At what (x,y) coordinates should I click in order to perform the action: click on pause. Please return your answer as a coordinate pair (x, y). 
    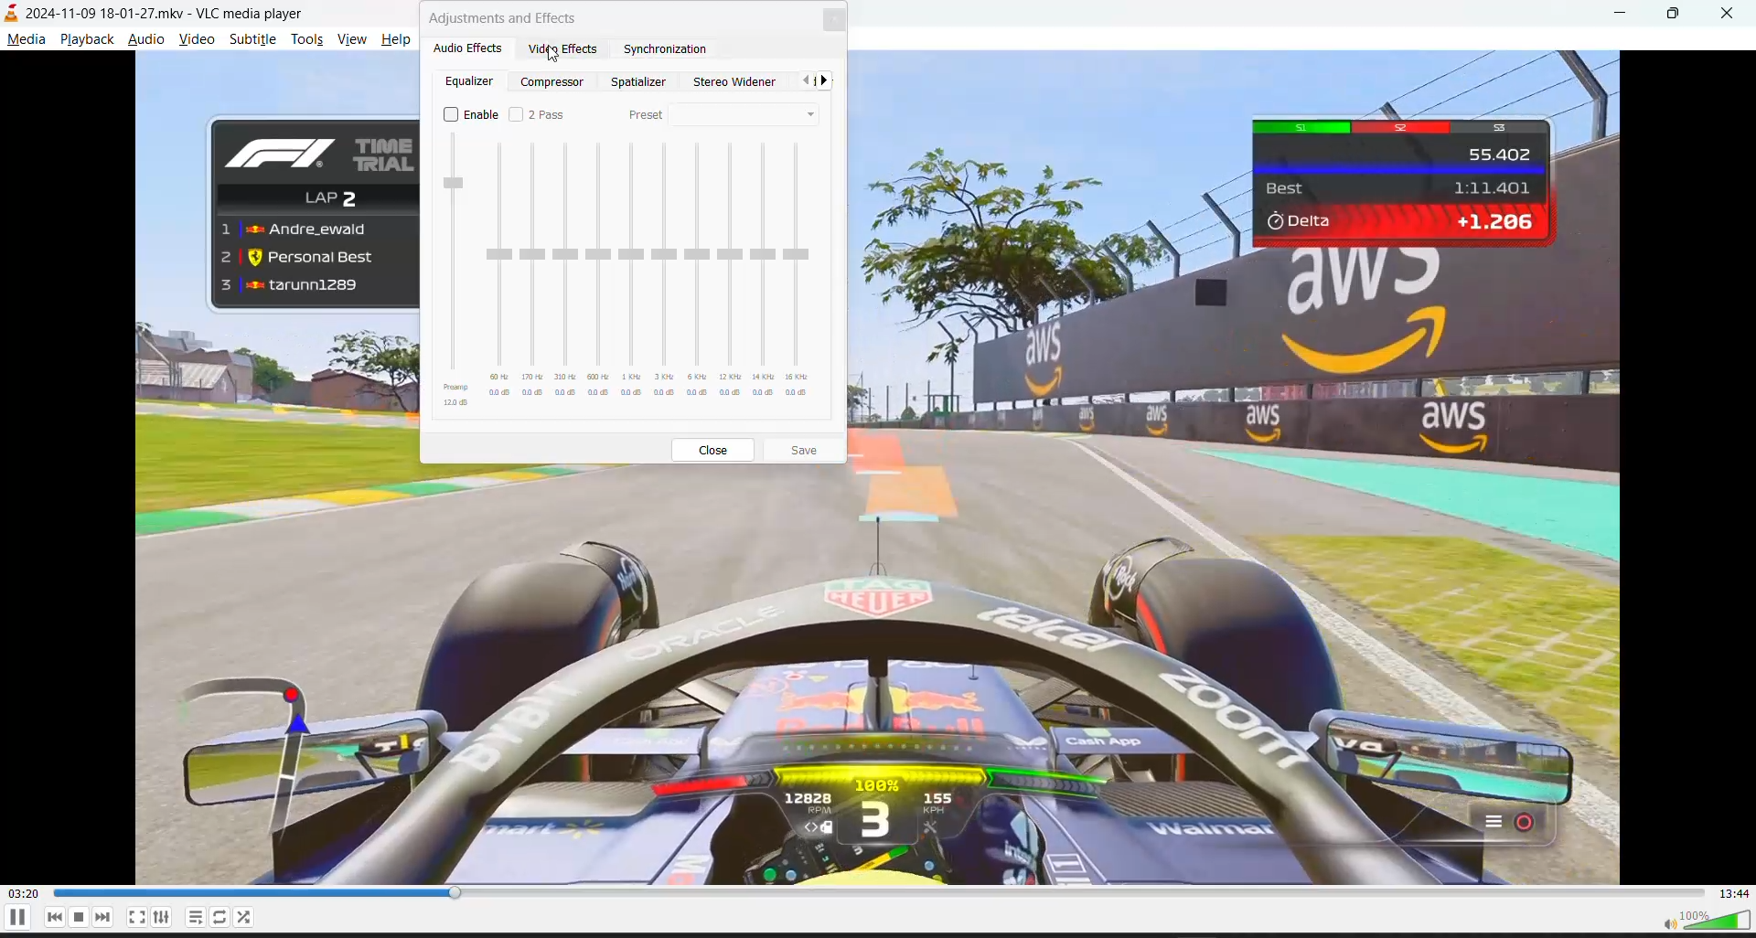
    Looking at the image, I should click on (16, 917).